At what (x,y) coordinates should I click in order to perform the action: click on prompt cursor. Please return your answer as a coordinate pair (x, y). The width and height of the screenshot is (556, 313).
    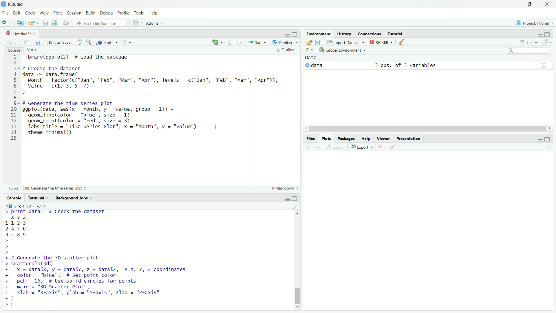
    Looking at the image, I should click on (4, 305).